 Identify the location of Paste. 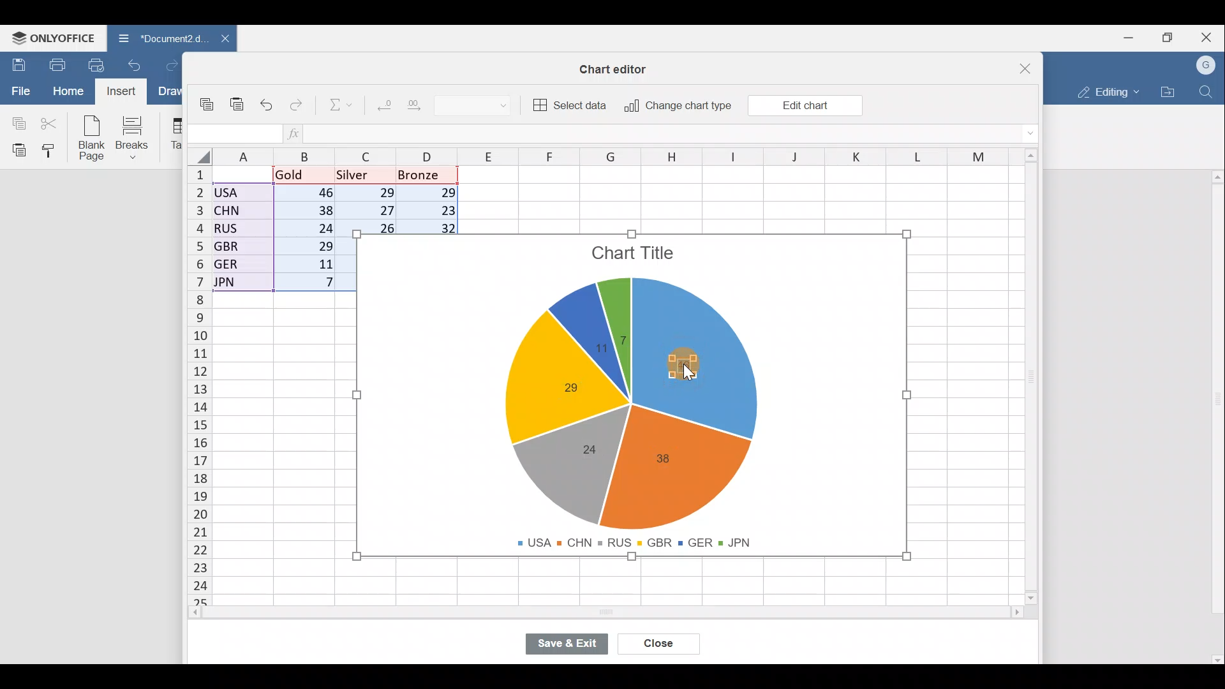
(238, 108).